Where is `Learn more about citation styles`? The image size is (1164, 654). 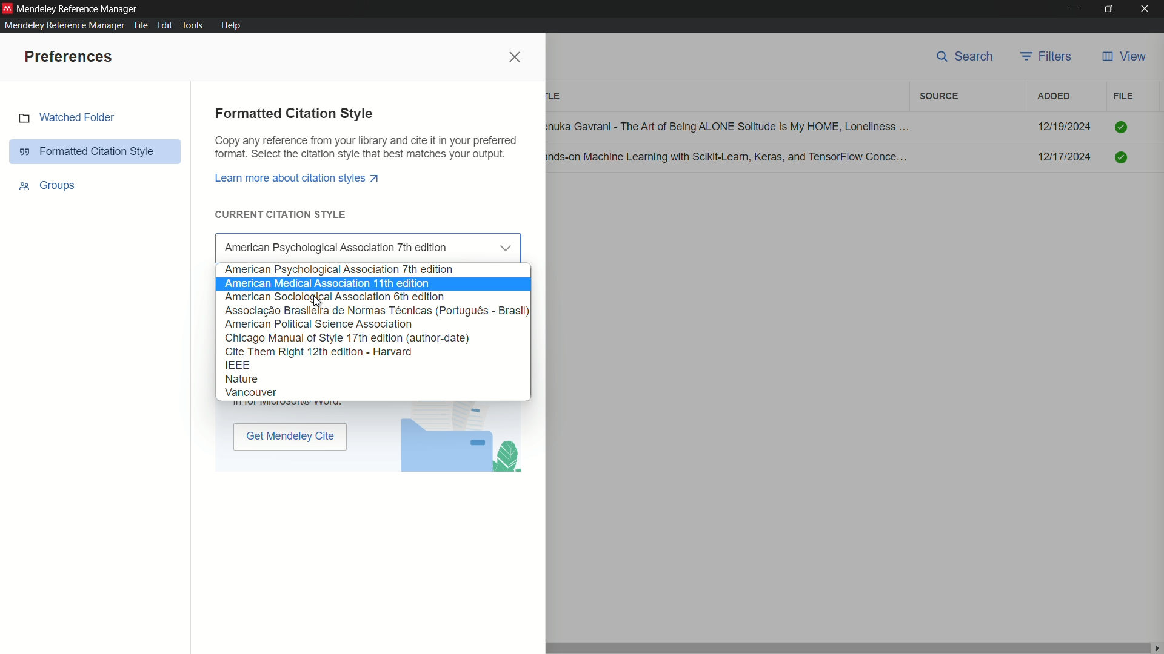
Learn more about citation styles is located at coordinates (298, 177).